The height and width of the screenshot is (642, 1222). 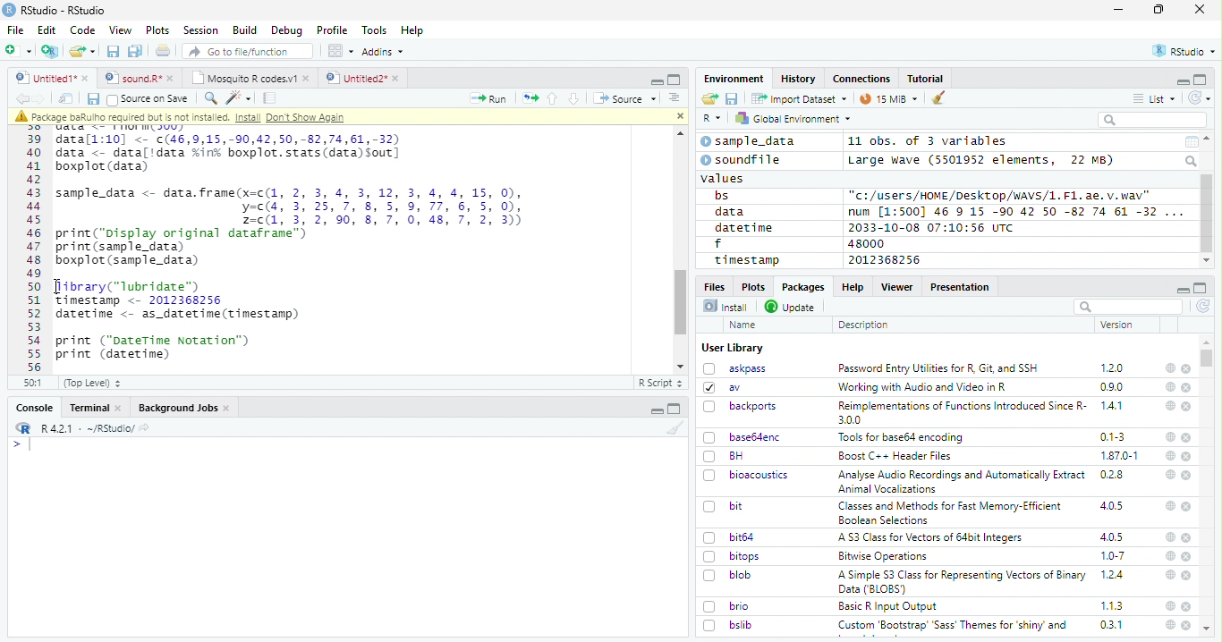 What do you see at coordinates (1204, 308) in the screenshot?
I see `Refresh` at bounding box center [1204, 308].